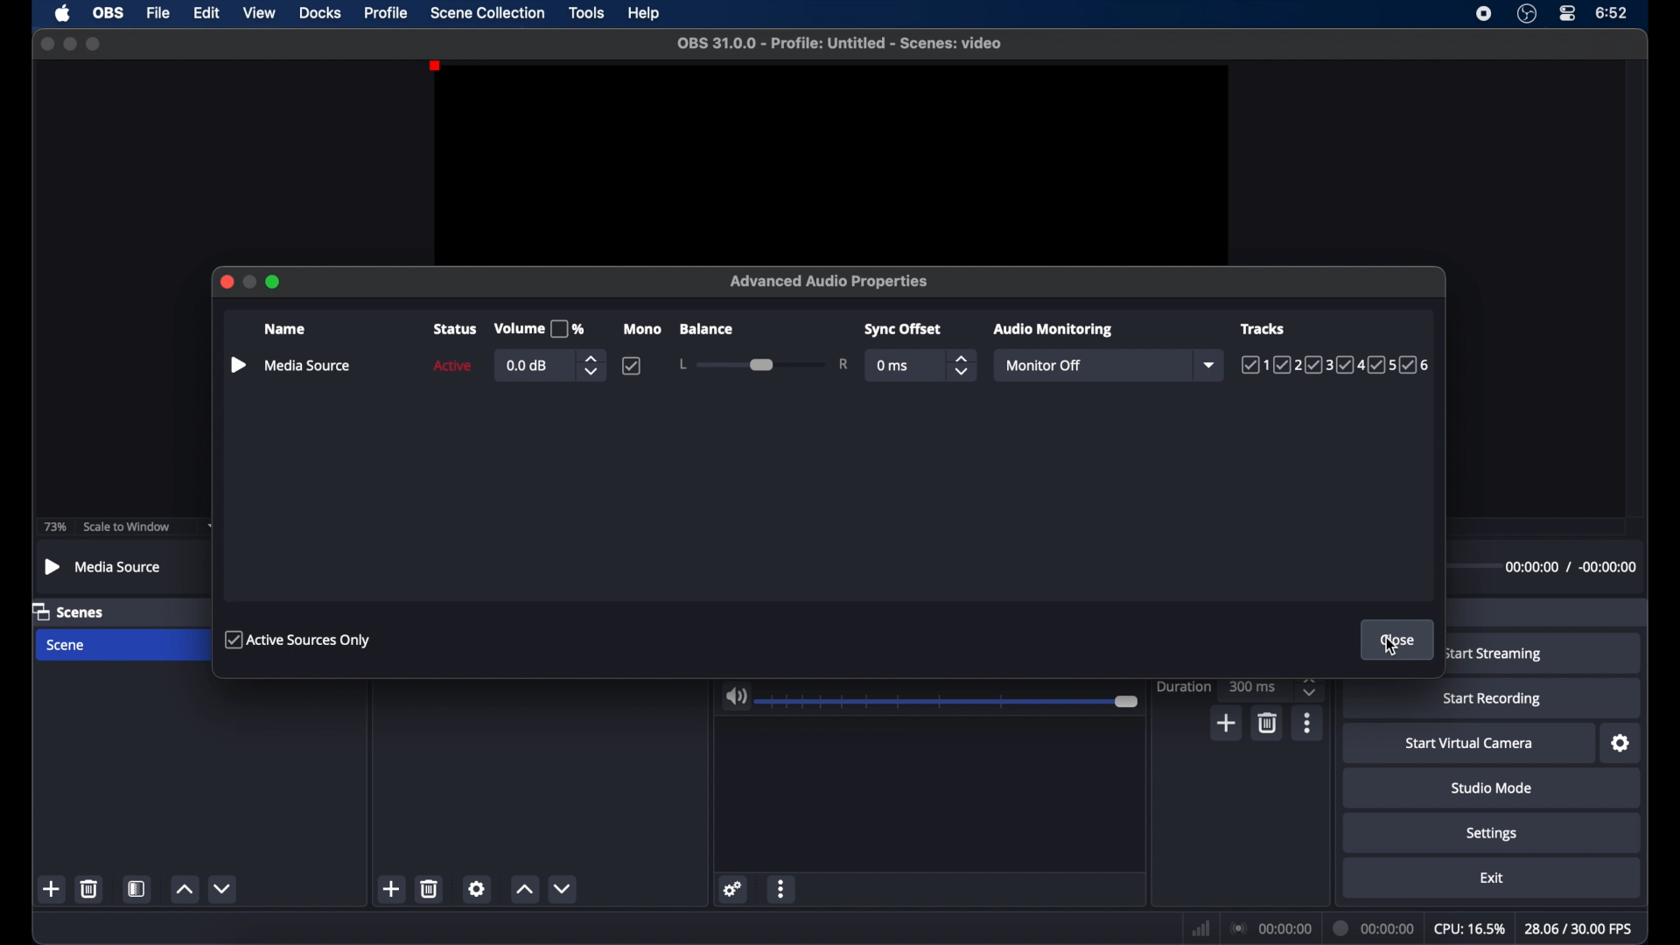  What do you see at coordinates (840, 44) in the screenshot?
I see `filename` at bounding box center [840, 44].